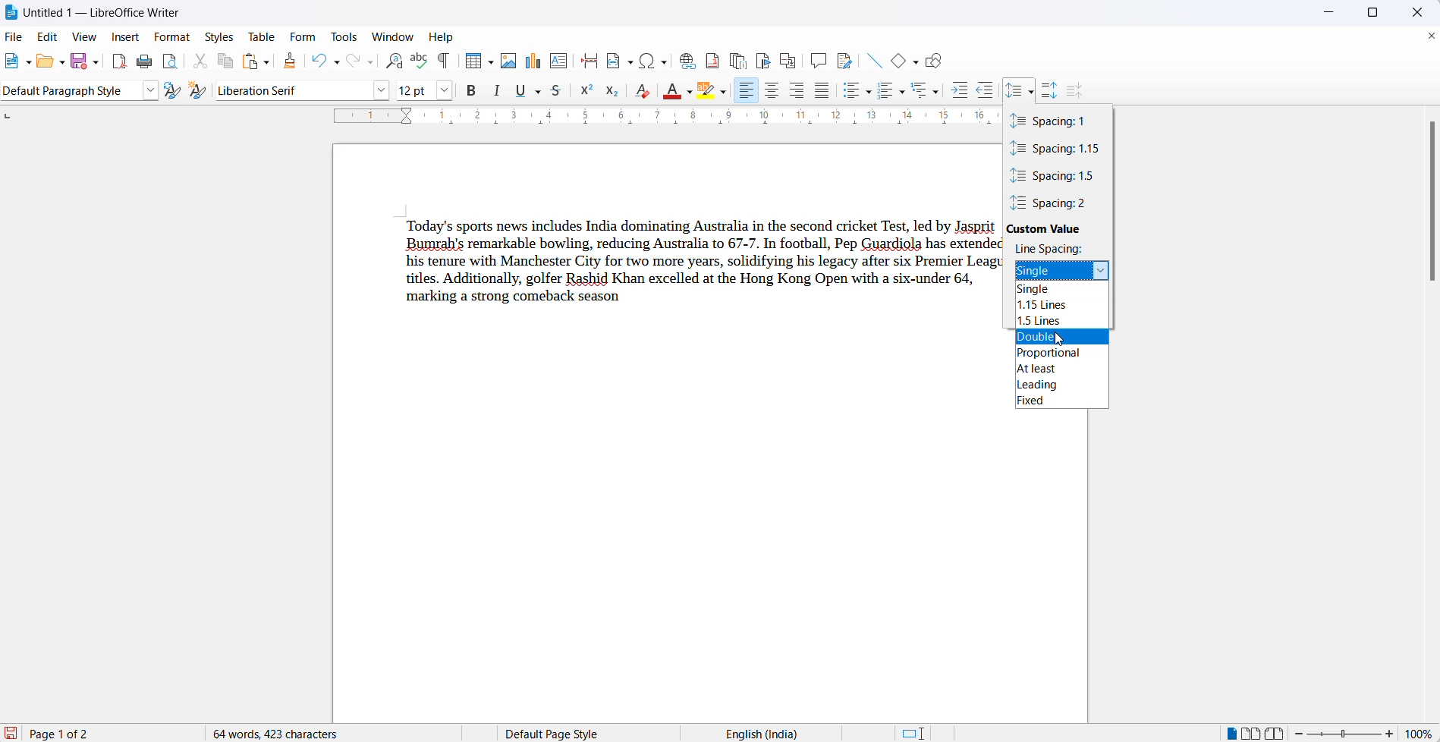 The width and height of the screenshot is (1440, 742). Describe the element at coordinates (532, 61) in the screenshot. I see `insert charts` at that location.